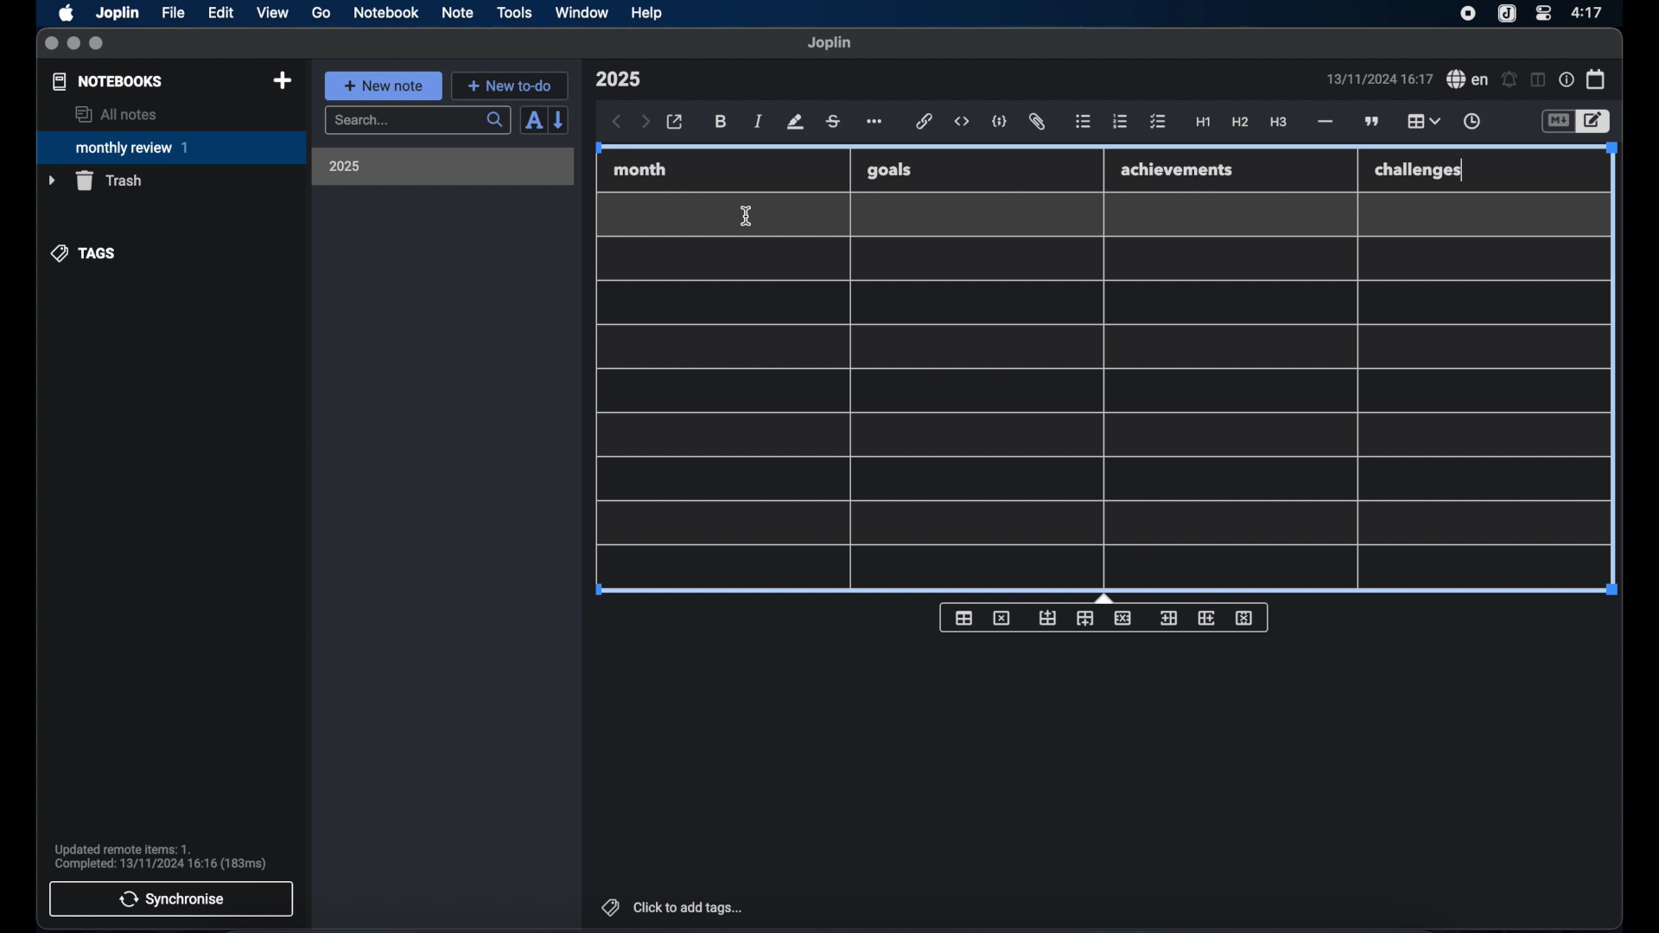 This screenshot has width=1659, height=933. I want to click on tools, so click(514, 12).